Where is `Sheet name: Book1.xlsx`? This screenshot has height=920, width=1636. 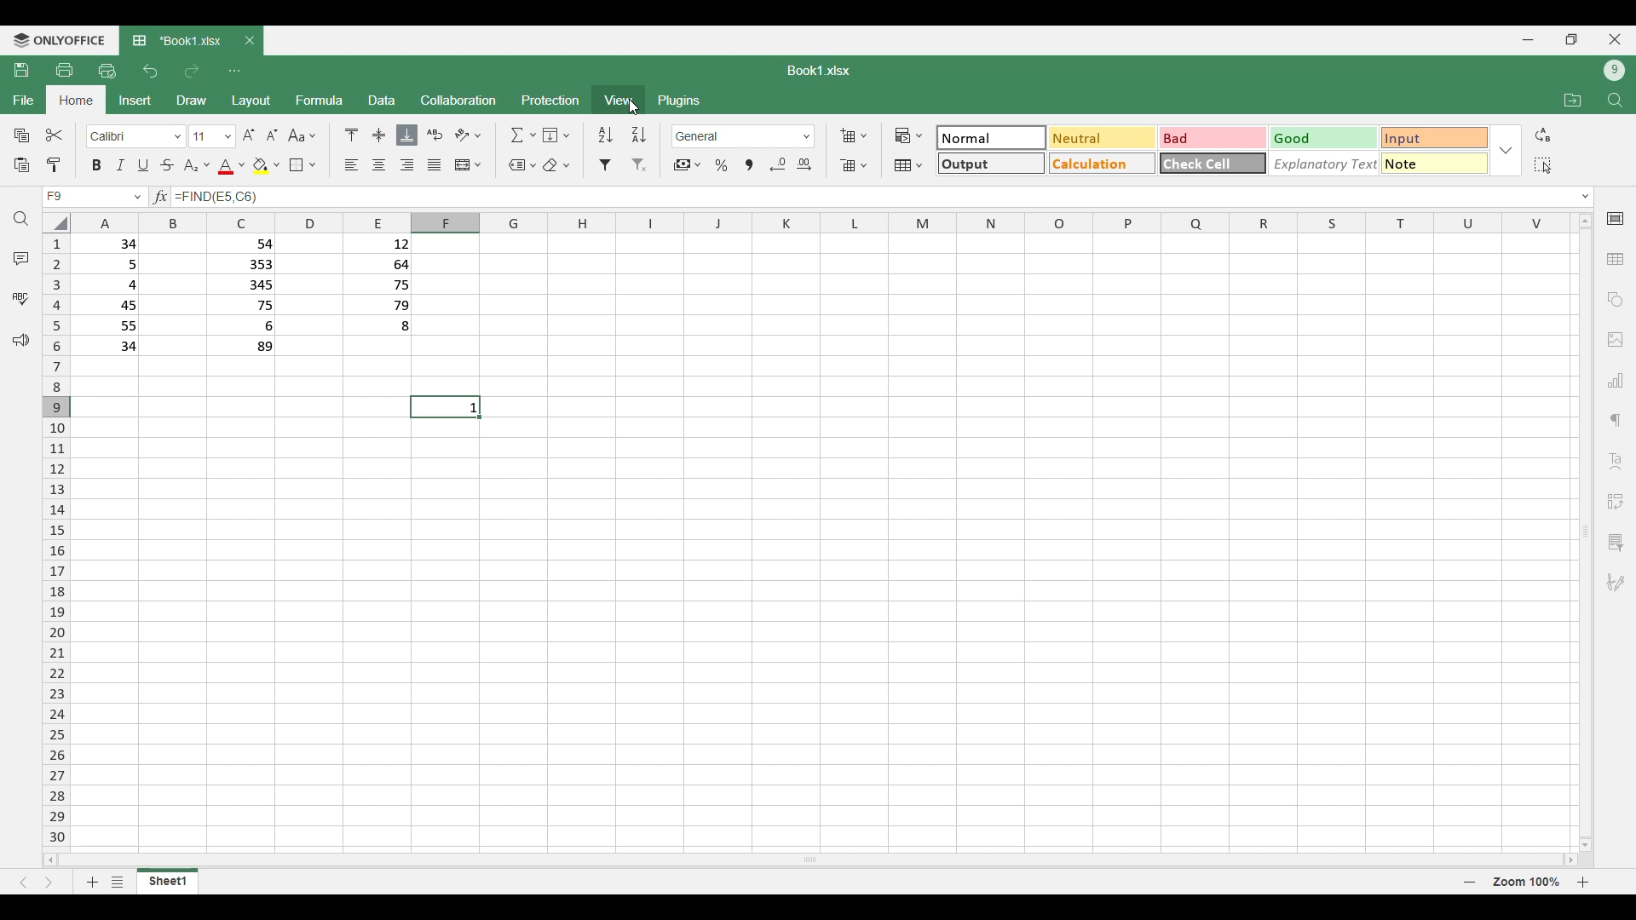 Sheet name: Book1.xlsx is located at coordinates (817, 71).